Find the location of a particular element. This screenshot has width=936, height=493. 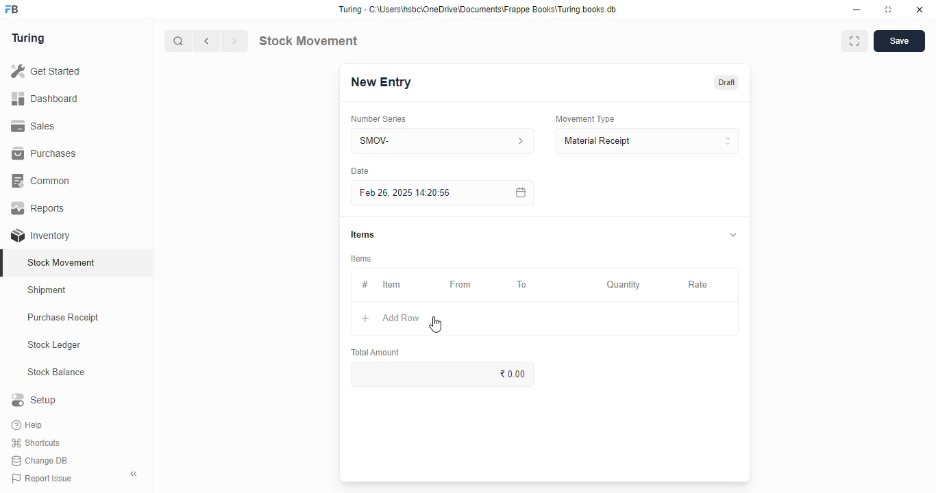

number series is located at coordinates (378, 119).